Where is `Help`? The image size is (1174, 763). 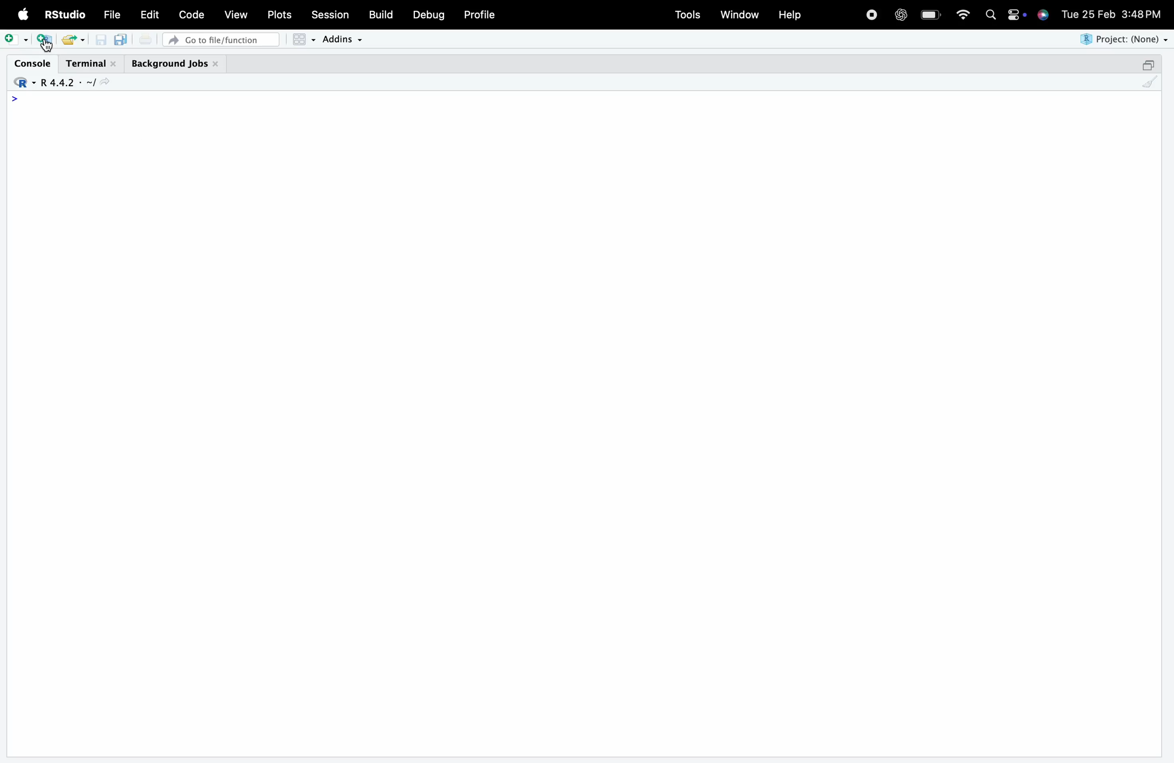
Help is located at coordinates (789, 14).